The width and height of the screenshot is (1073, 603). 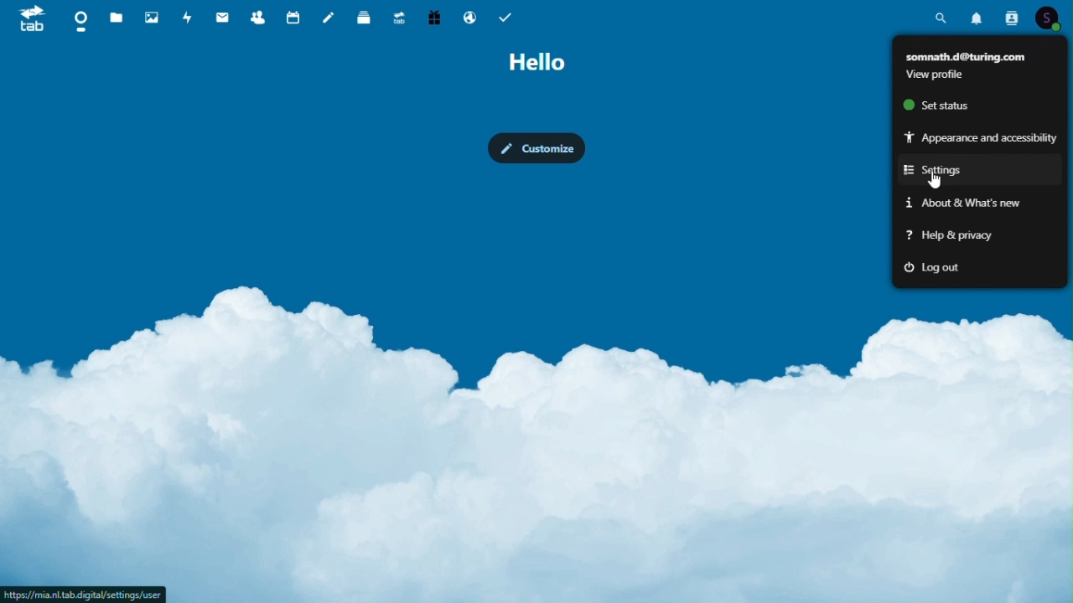 What do you see at coordinates (977, 61) in the screenshot?
I see `Email and profile` at bounding box center [977, 61].